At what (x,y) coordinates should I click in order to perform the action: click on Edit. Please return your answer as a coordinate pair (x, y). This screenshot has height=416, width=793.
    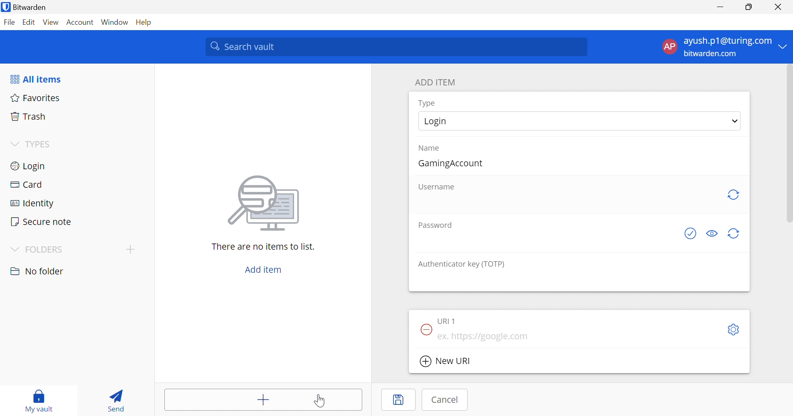
    Looking at the image, I should click on (30, 21).